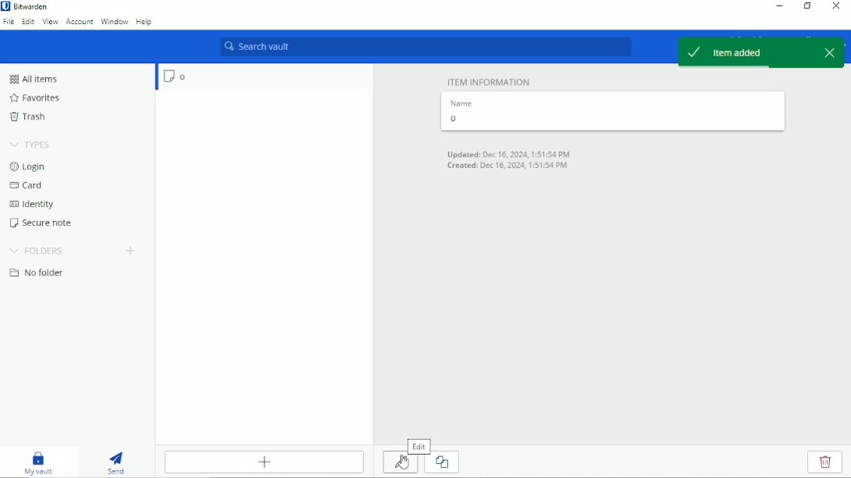 Image resolution: width=851 pixels, height=478 pixels. I want to click on Created: Dec 16, 2024, 1:51:54 PM, so click(507, 167).